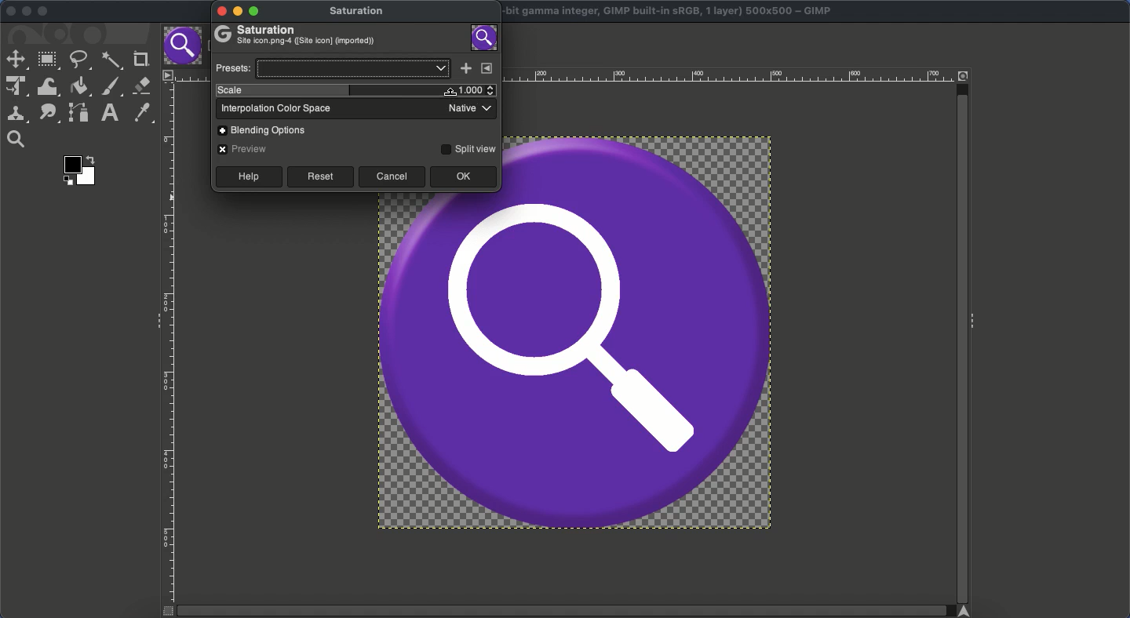 The image size is (1130, 618). Describe the element at coordinates (297, 36) in the screenshot. I see `Saturation` at that location.